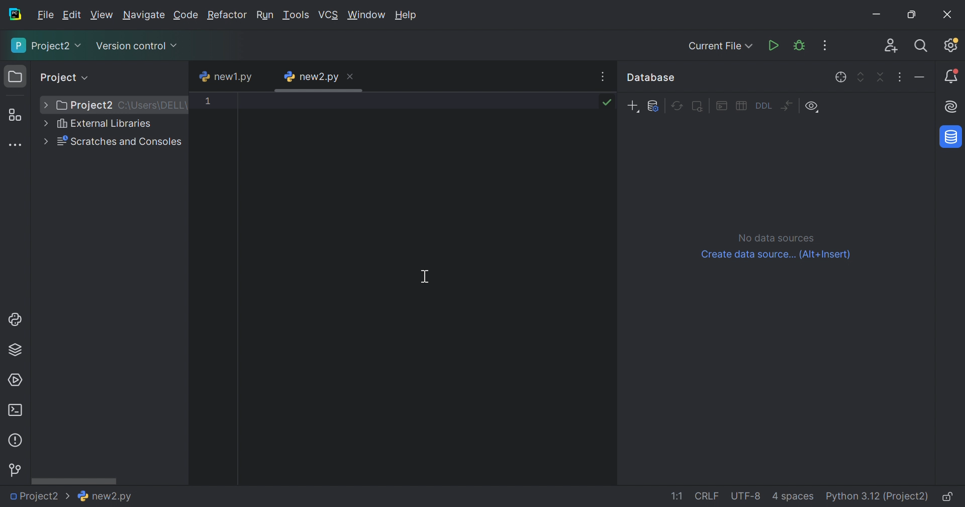 The image size is (965, 507). What do you see at coordinates (47, 105) in the screenshot?
I see `More` at bounding box center [47, 105].